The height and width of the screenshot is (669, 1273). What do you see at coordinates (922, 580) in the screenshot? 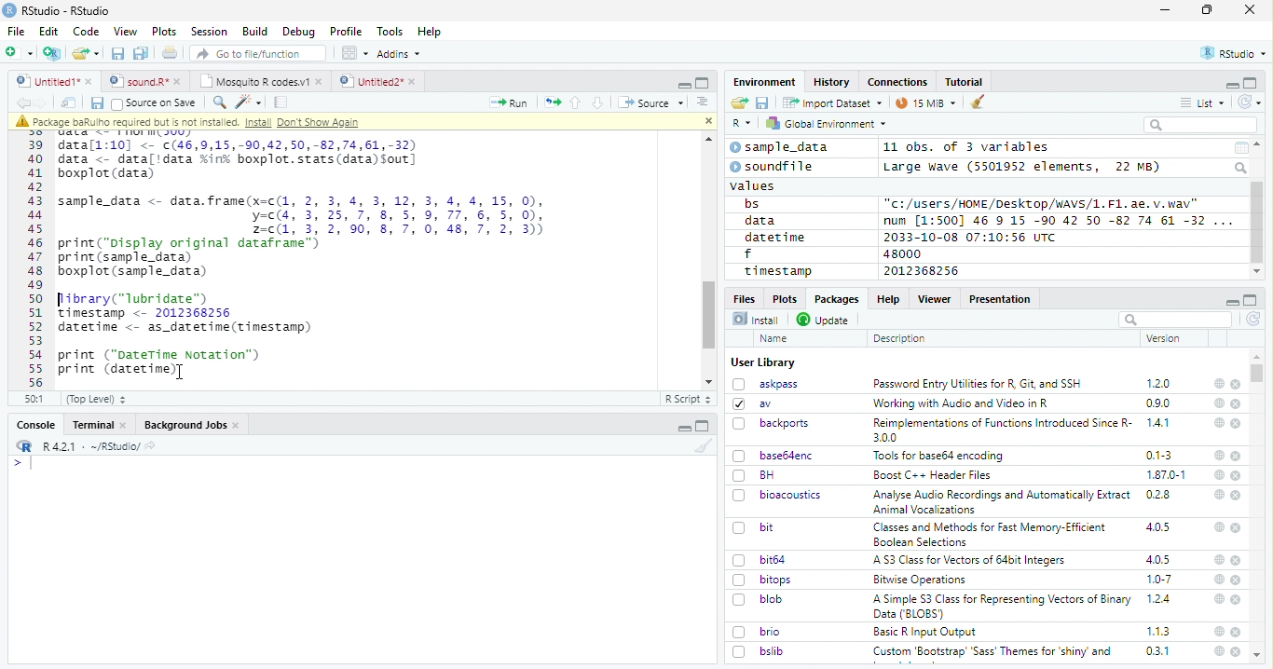
I see `Bitwise Operations` at bounding box center [922, 580].